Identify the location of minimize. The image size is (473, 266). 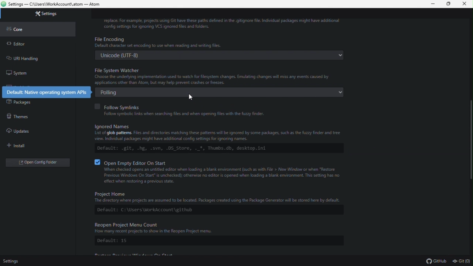
(429, 4).